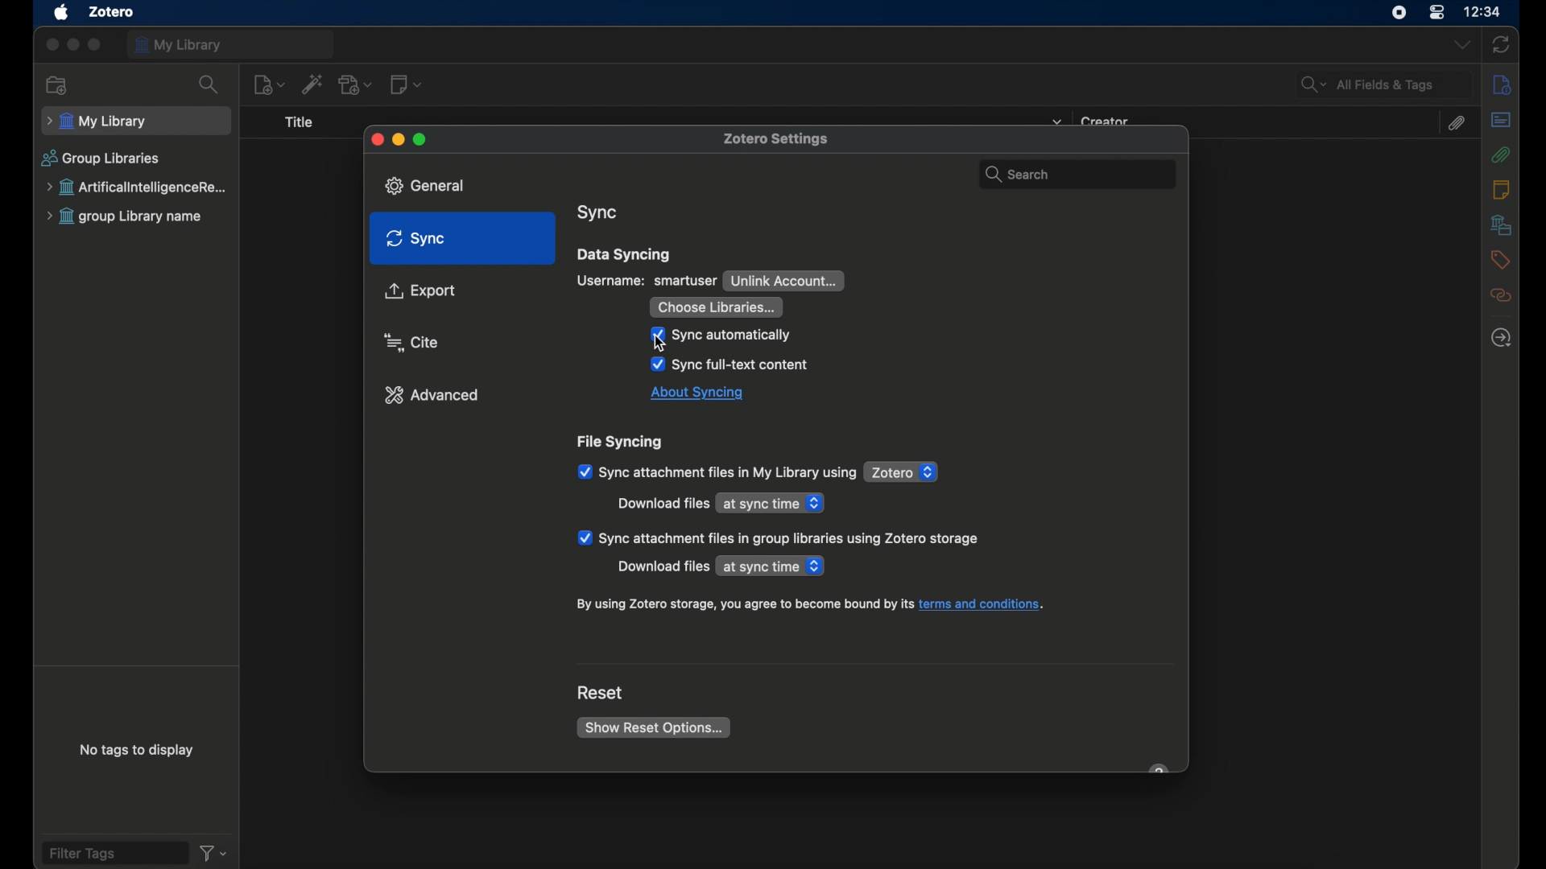 Image resolution: width=1546 pixels, height=869 pixels. Describe the element at coordinates (314, 84) in the screenshot. I see `add items by identifier` at that location.